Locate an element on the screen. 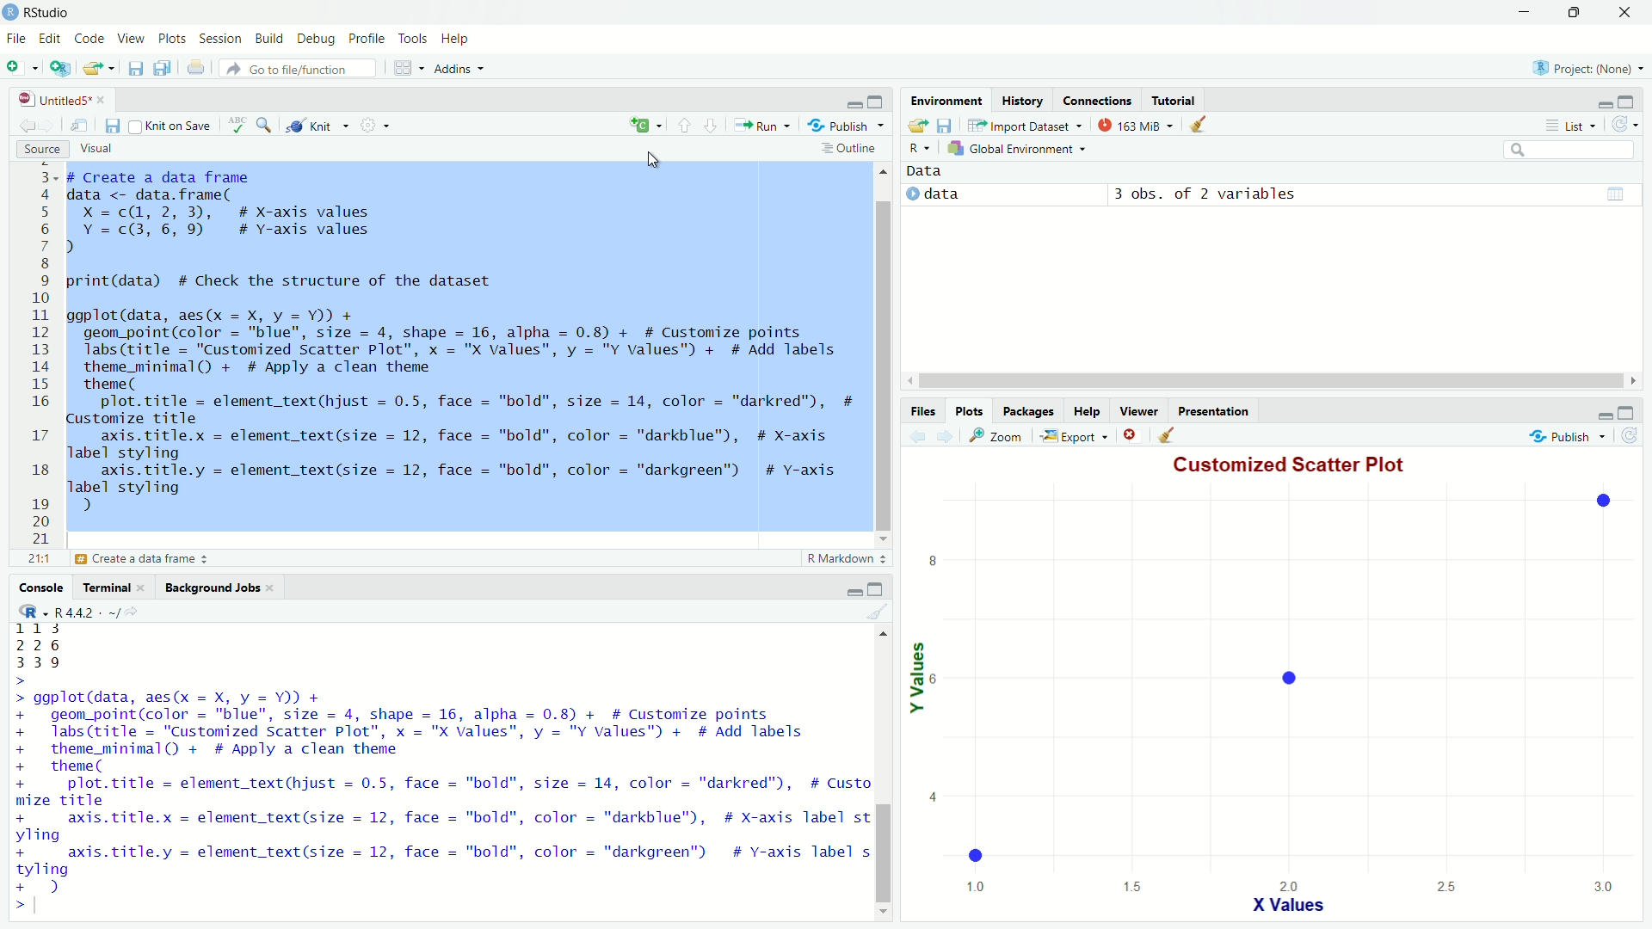  Publish is located at coordinates (847, 126).